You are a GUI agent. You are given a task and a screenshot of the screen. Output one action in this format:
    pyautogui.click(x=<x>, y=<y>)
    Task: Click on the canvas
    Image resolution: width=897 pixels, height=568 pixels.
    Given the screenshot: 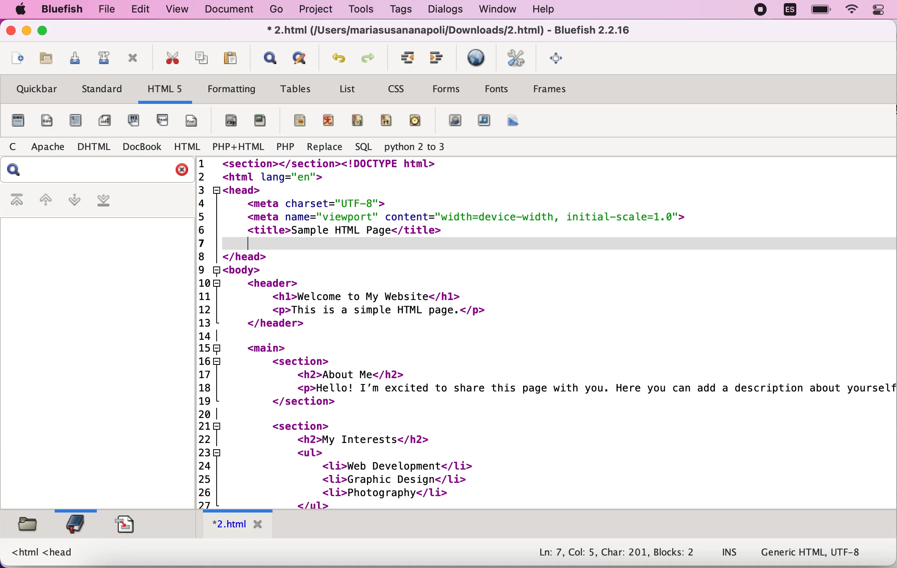 What is the action you would take?
    pyautogui.click(x=514, y=121)
    